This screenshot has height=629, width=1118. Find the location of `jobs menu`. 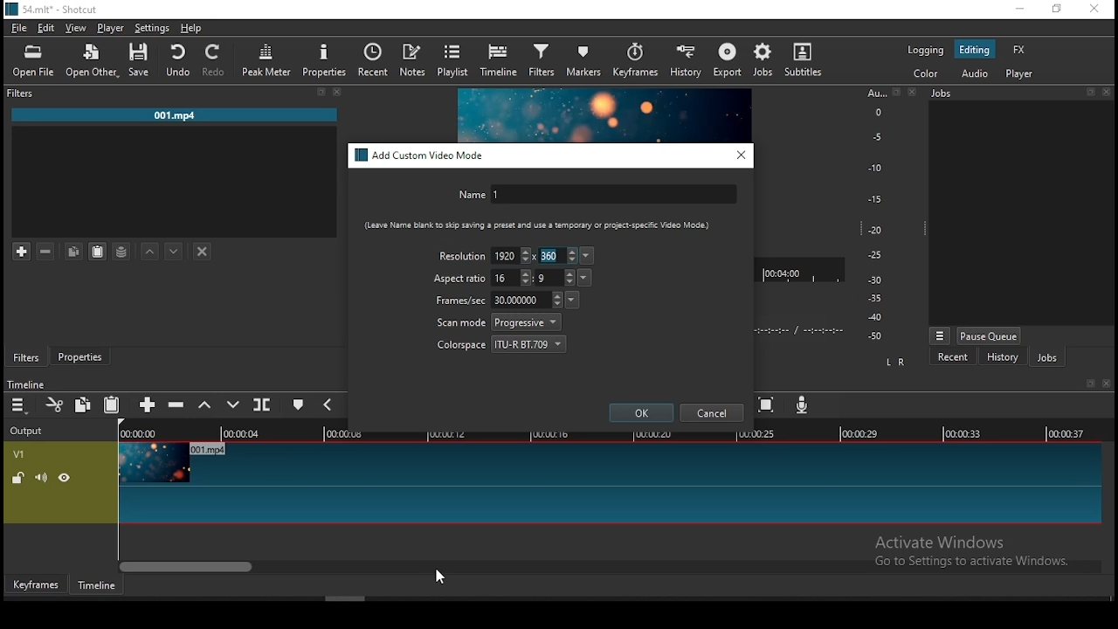

jobs menu is located at coordinates (941, 337).